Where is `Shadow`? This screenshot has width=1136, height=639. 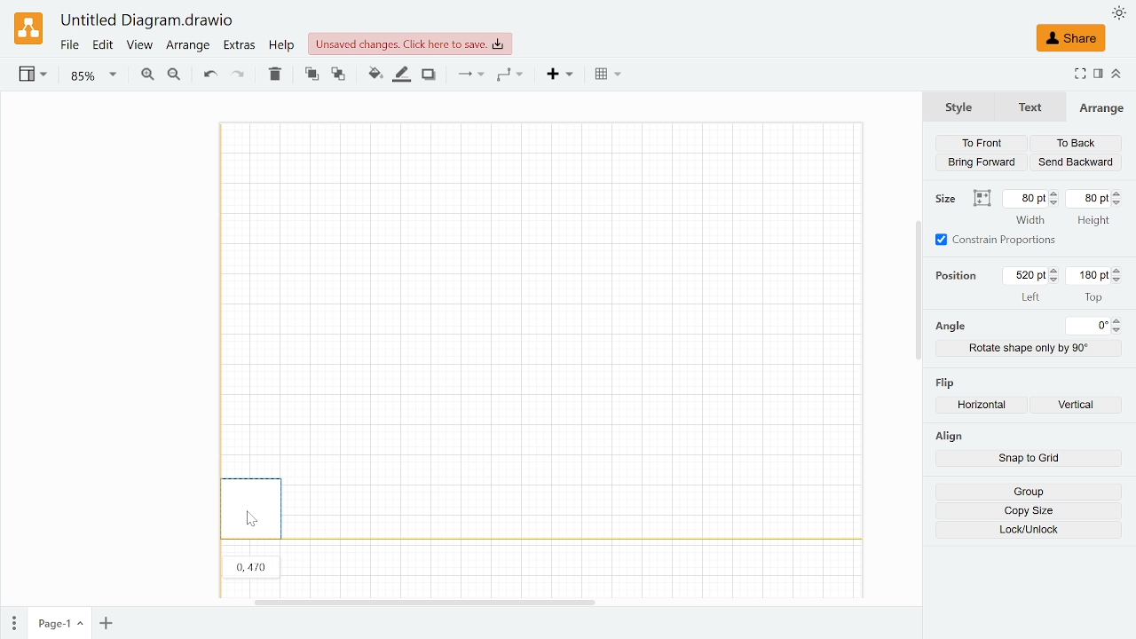
Shadow is located at coordinates (429, 75).